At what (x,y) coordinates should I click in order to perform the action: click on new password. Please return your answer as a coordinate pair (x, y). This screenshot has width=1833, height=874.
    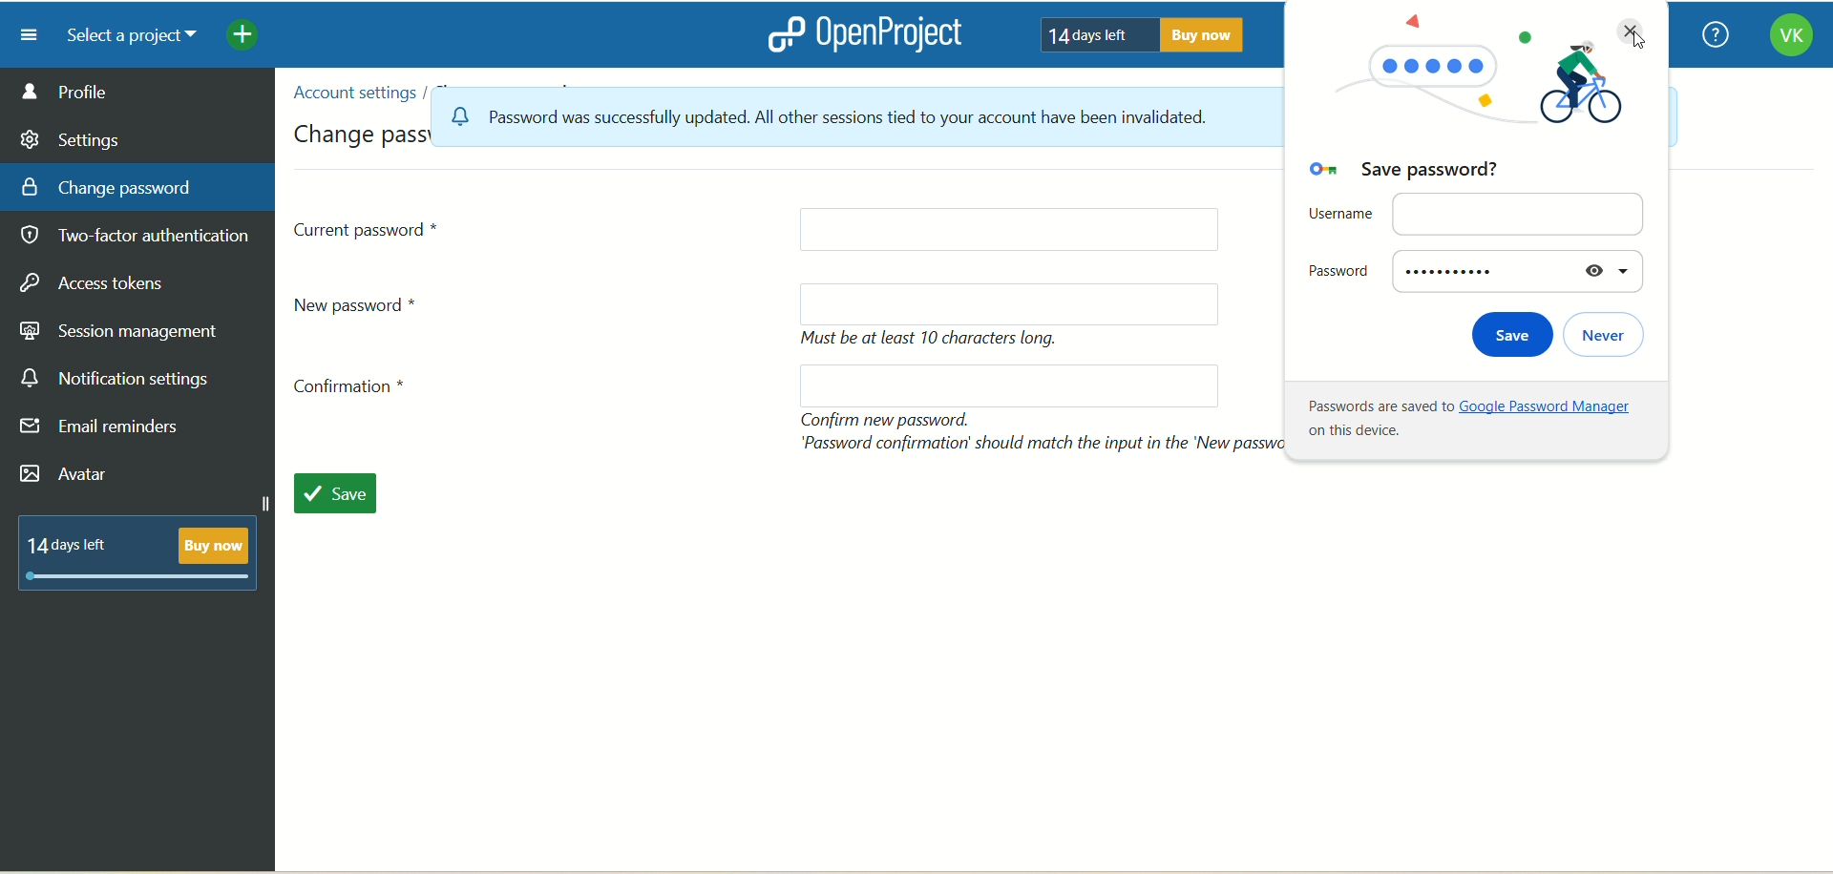
    Looking at the image, I should click on (365, 303).